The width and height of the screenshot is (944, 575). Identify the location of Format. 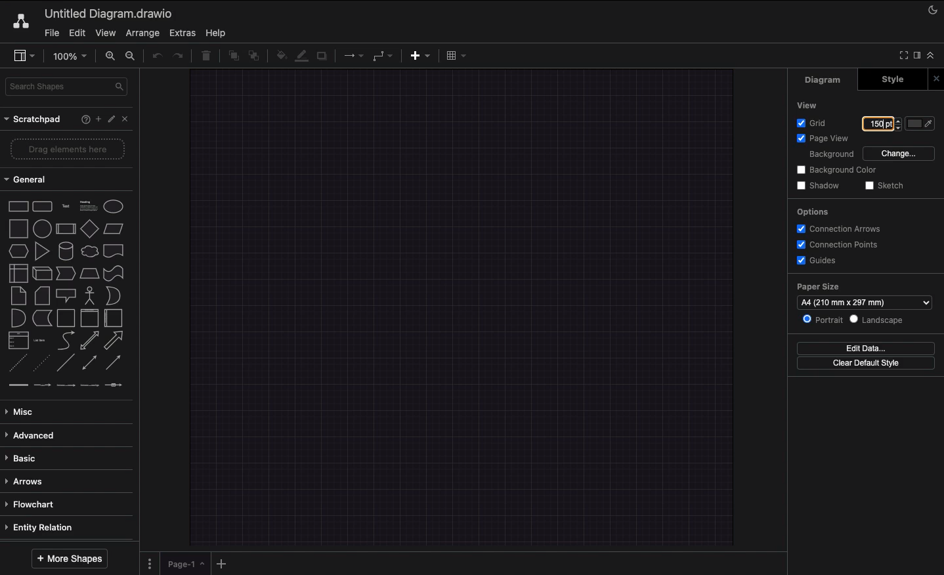
(916, 55).